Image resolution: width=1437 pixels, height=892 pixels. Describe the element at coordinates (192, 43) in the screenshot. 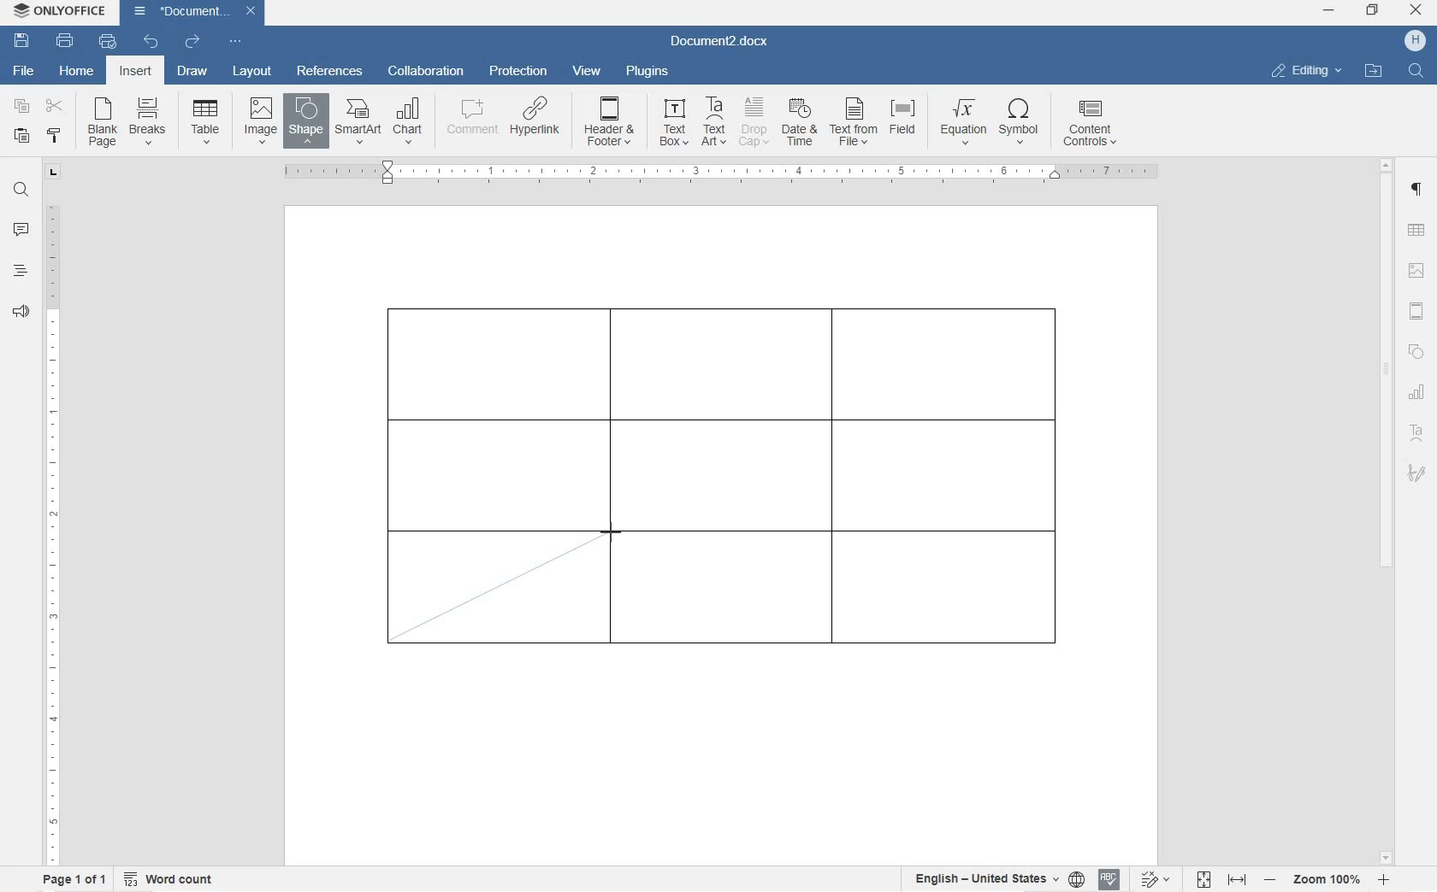

I see `redo` at that location.